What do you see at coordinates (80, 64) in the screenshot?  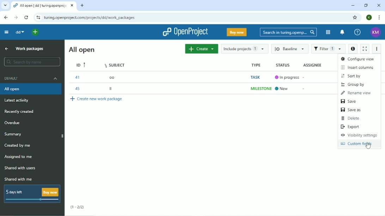 I see `ID 41 45` at bounding box center [80, 64].